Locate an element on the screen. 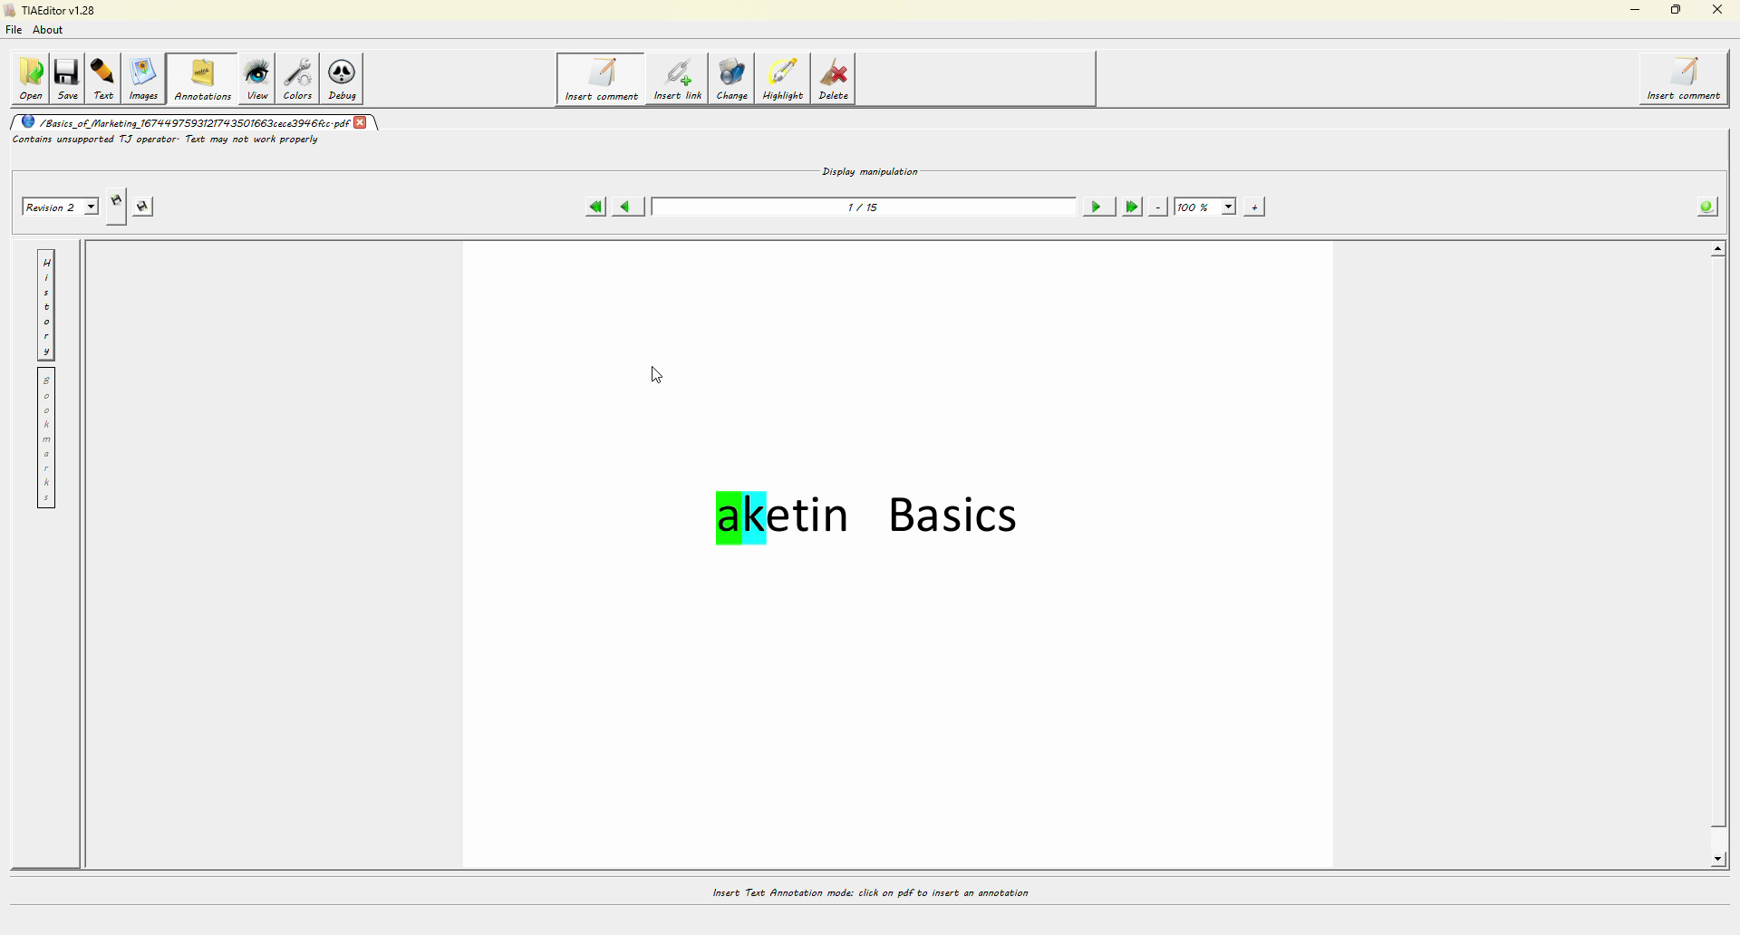  previous page is located at coordinates (627, 207).